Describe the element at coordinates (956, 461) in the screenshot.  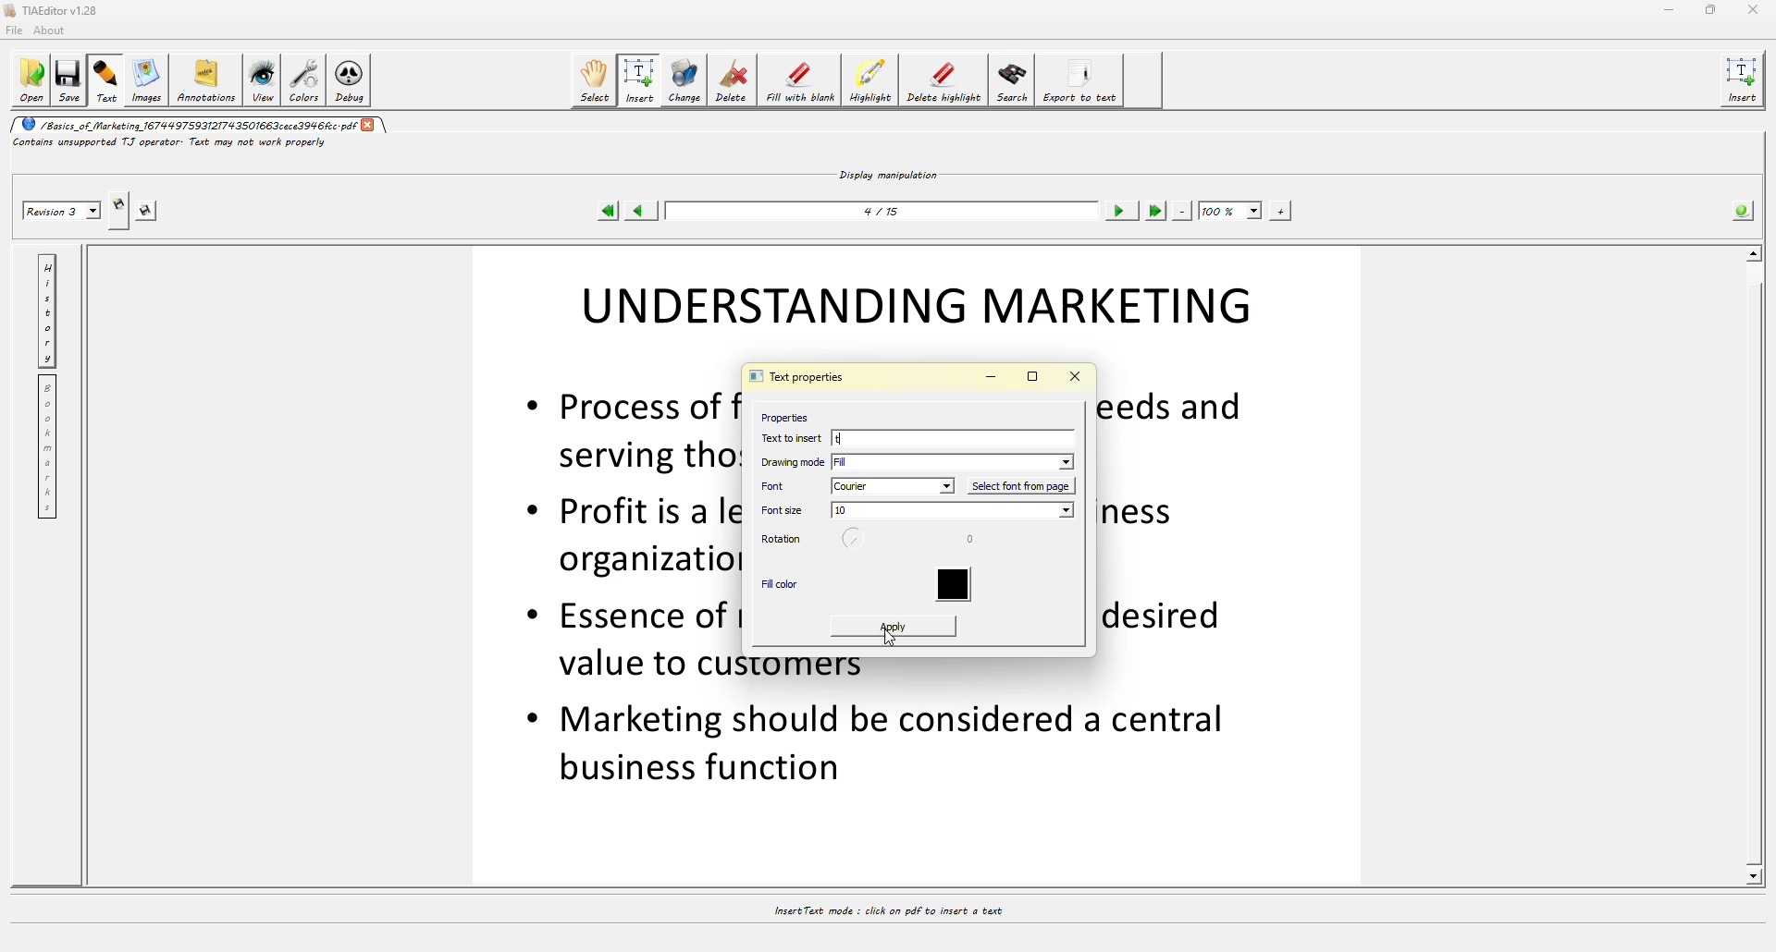
I see `fill` at that location.